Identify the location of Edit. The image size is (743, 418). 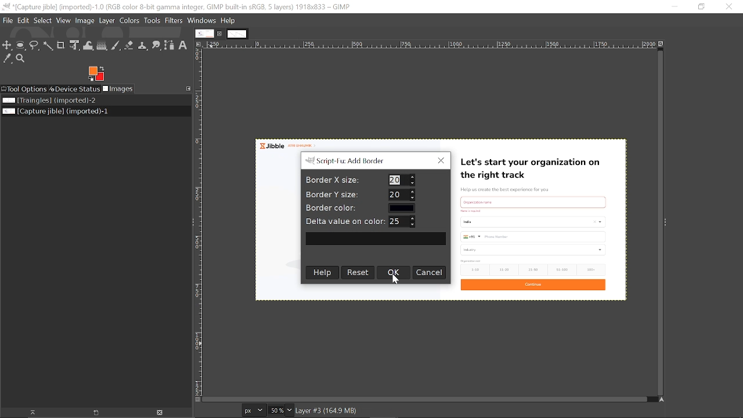
(23, 20).